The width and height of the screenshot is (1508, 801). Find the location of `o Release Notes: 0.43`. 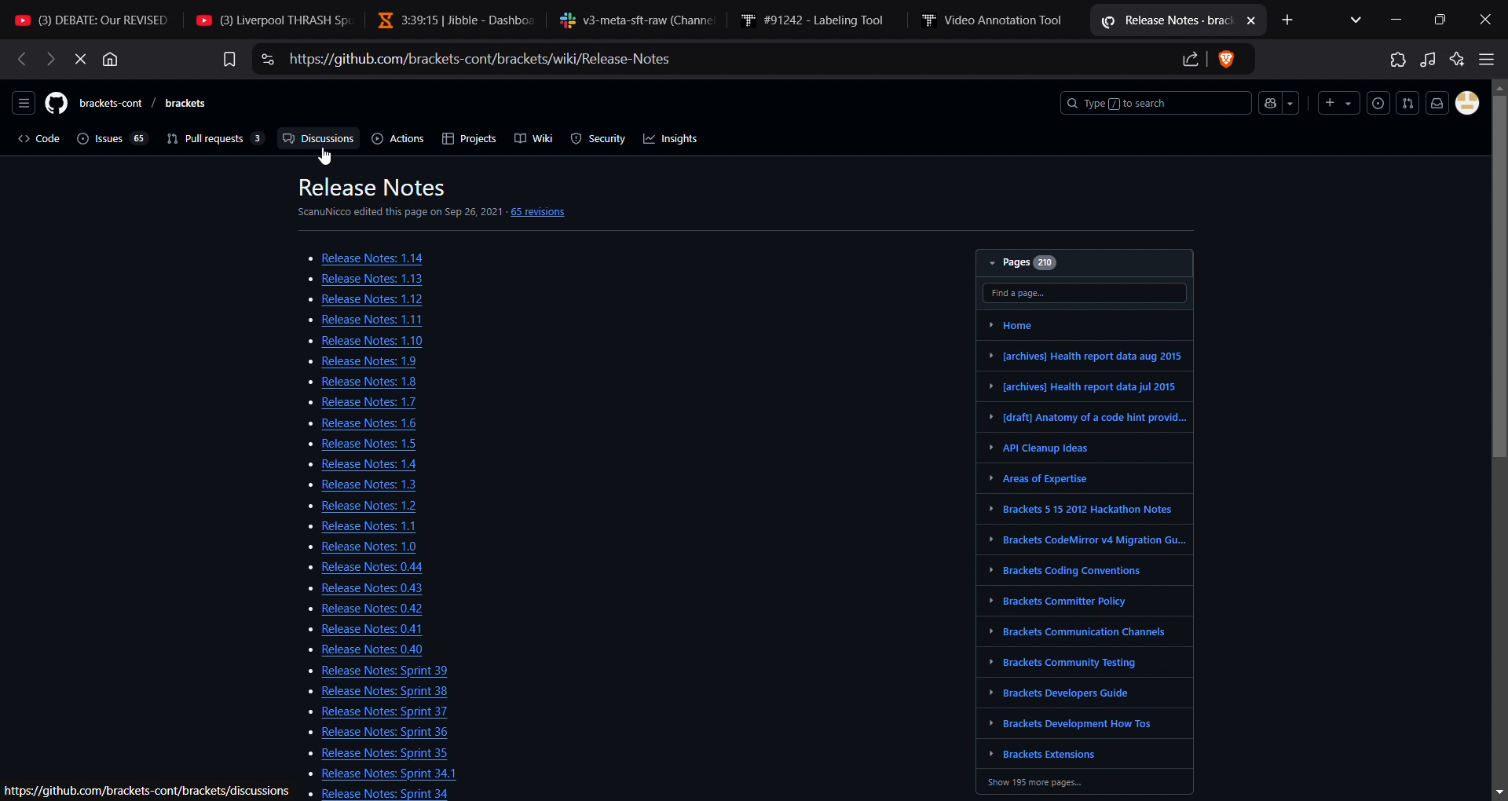

o Release Notes: 0.43 is located at coordinates (361, 588).